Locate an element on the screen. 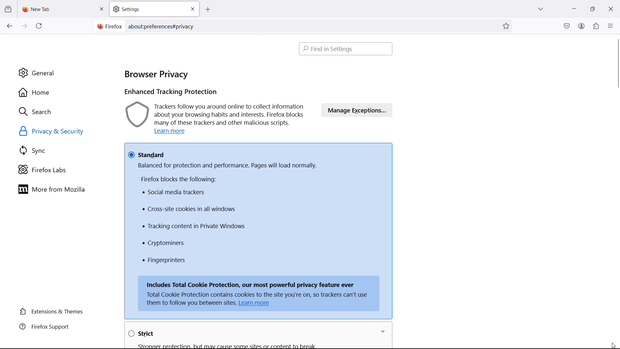 Image resolution: width=620 pixels, height=349 pixels. general is located at coordinates (61, 73).